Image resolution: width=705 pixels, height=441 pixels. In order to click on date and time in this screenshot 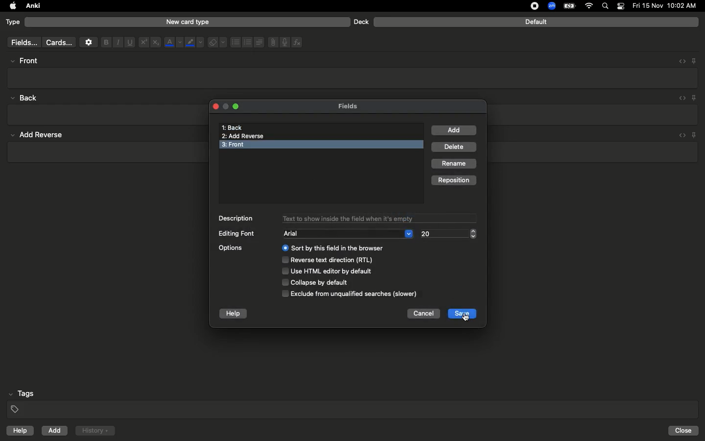, I will do `click(667, 5)`.